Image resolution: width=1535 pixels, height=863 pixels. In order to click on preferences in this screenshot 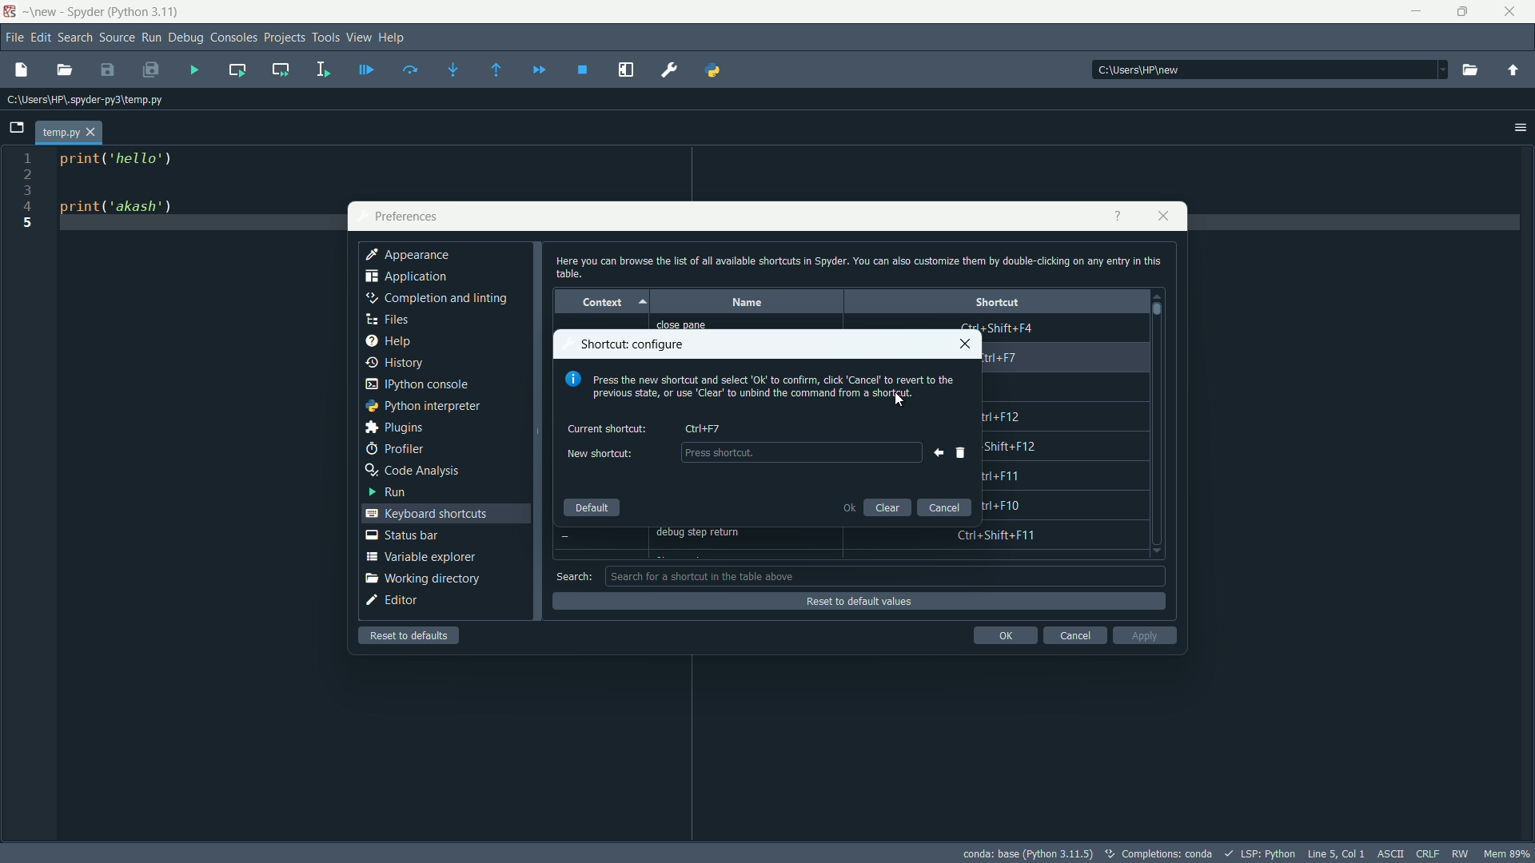, I will do `click(405, 217)`.